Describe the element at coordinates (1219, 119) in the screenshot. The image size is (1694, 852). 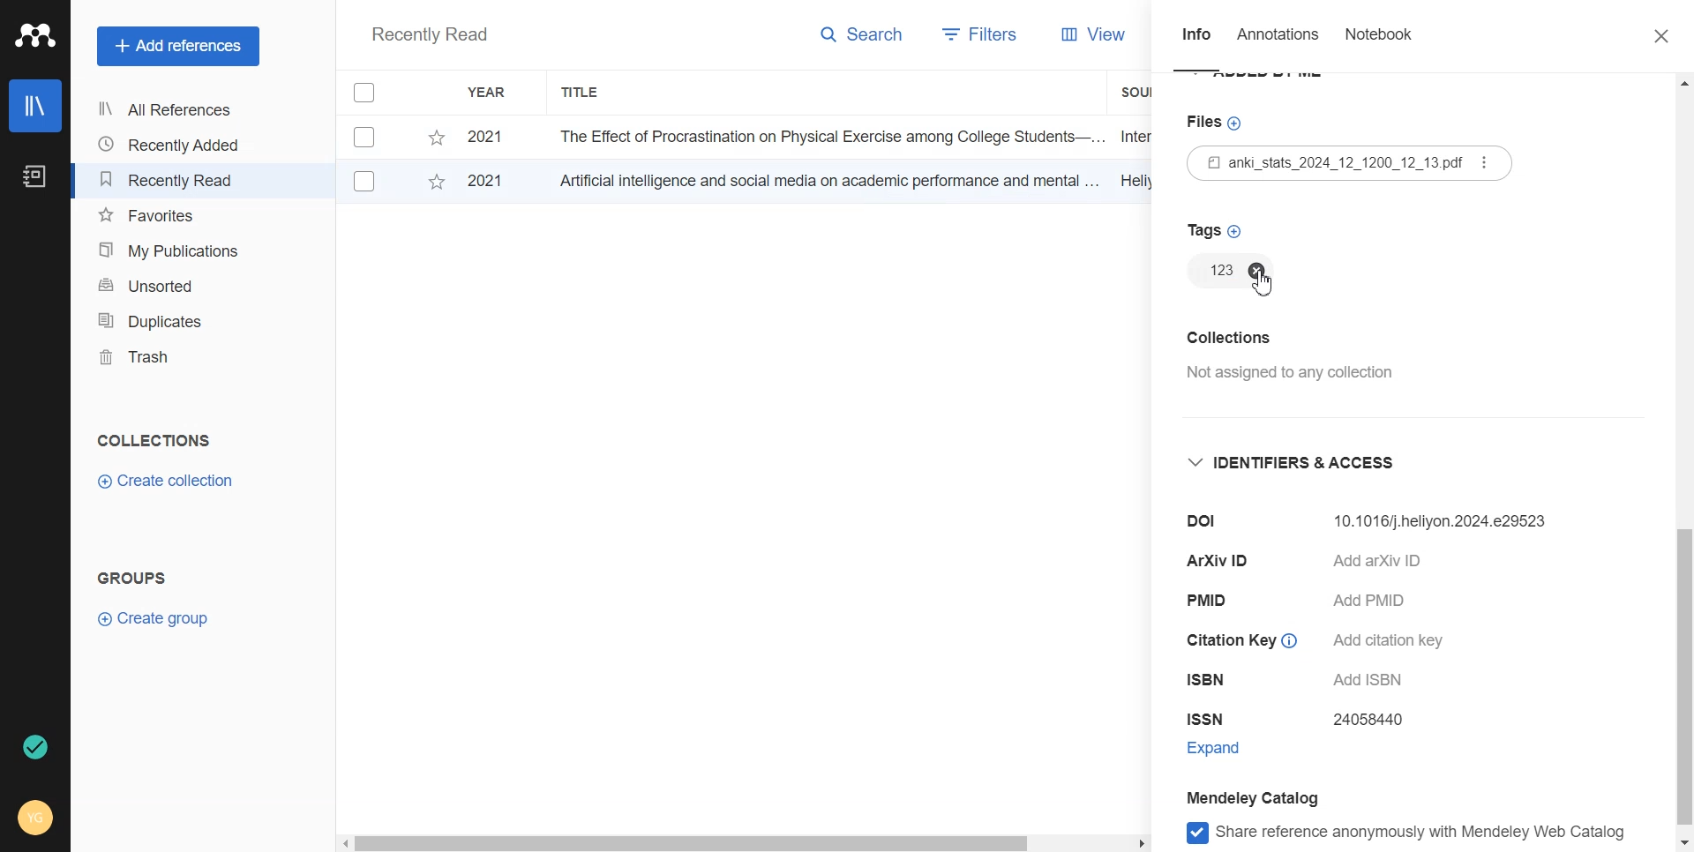
I see `Files` at that location.